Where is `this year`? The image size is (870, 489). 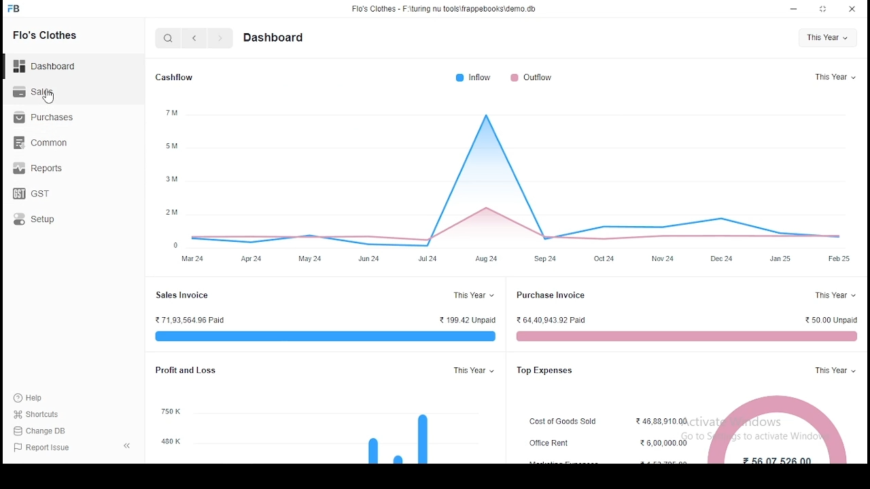
this year is located at coordinates (835, 77).